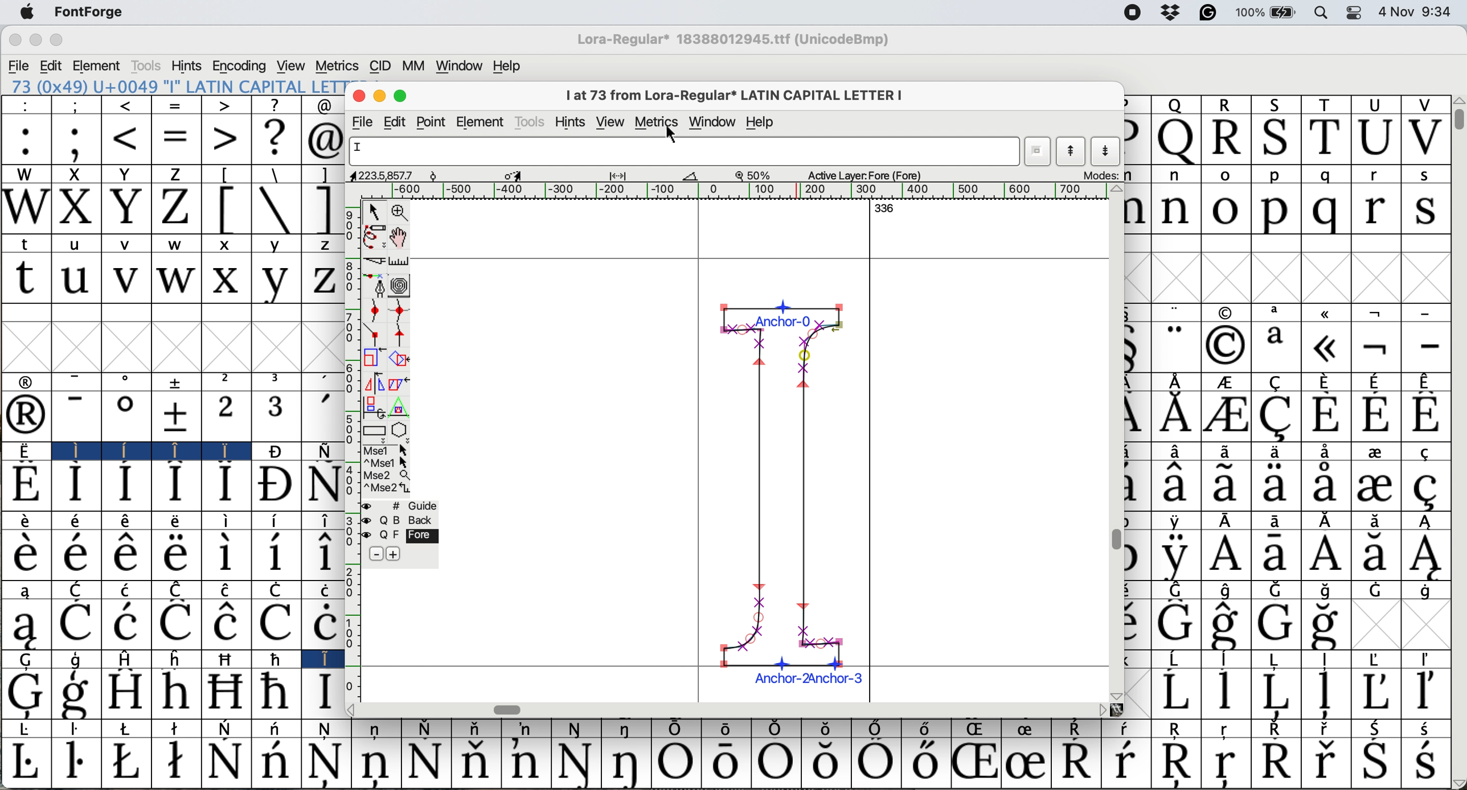 The image size is (1467, 790). Describe the element at coordinates (177, 521) in the screenshot. I see `Symbol` at that location.